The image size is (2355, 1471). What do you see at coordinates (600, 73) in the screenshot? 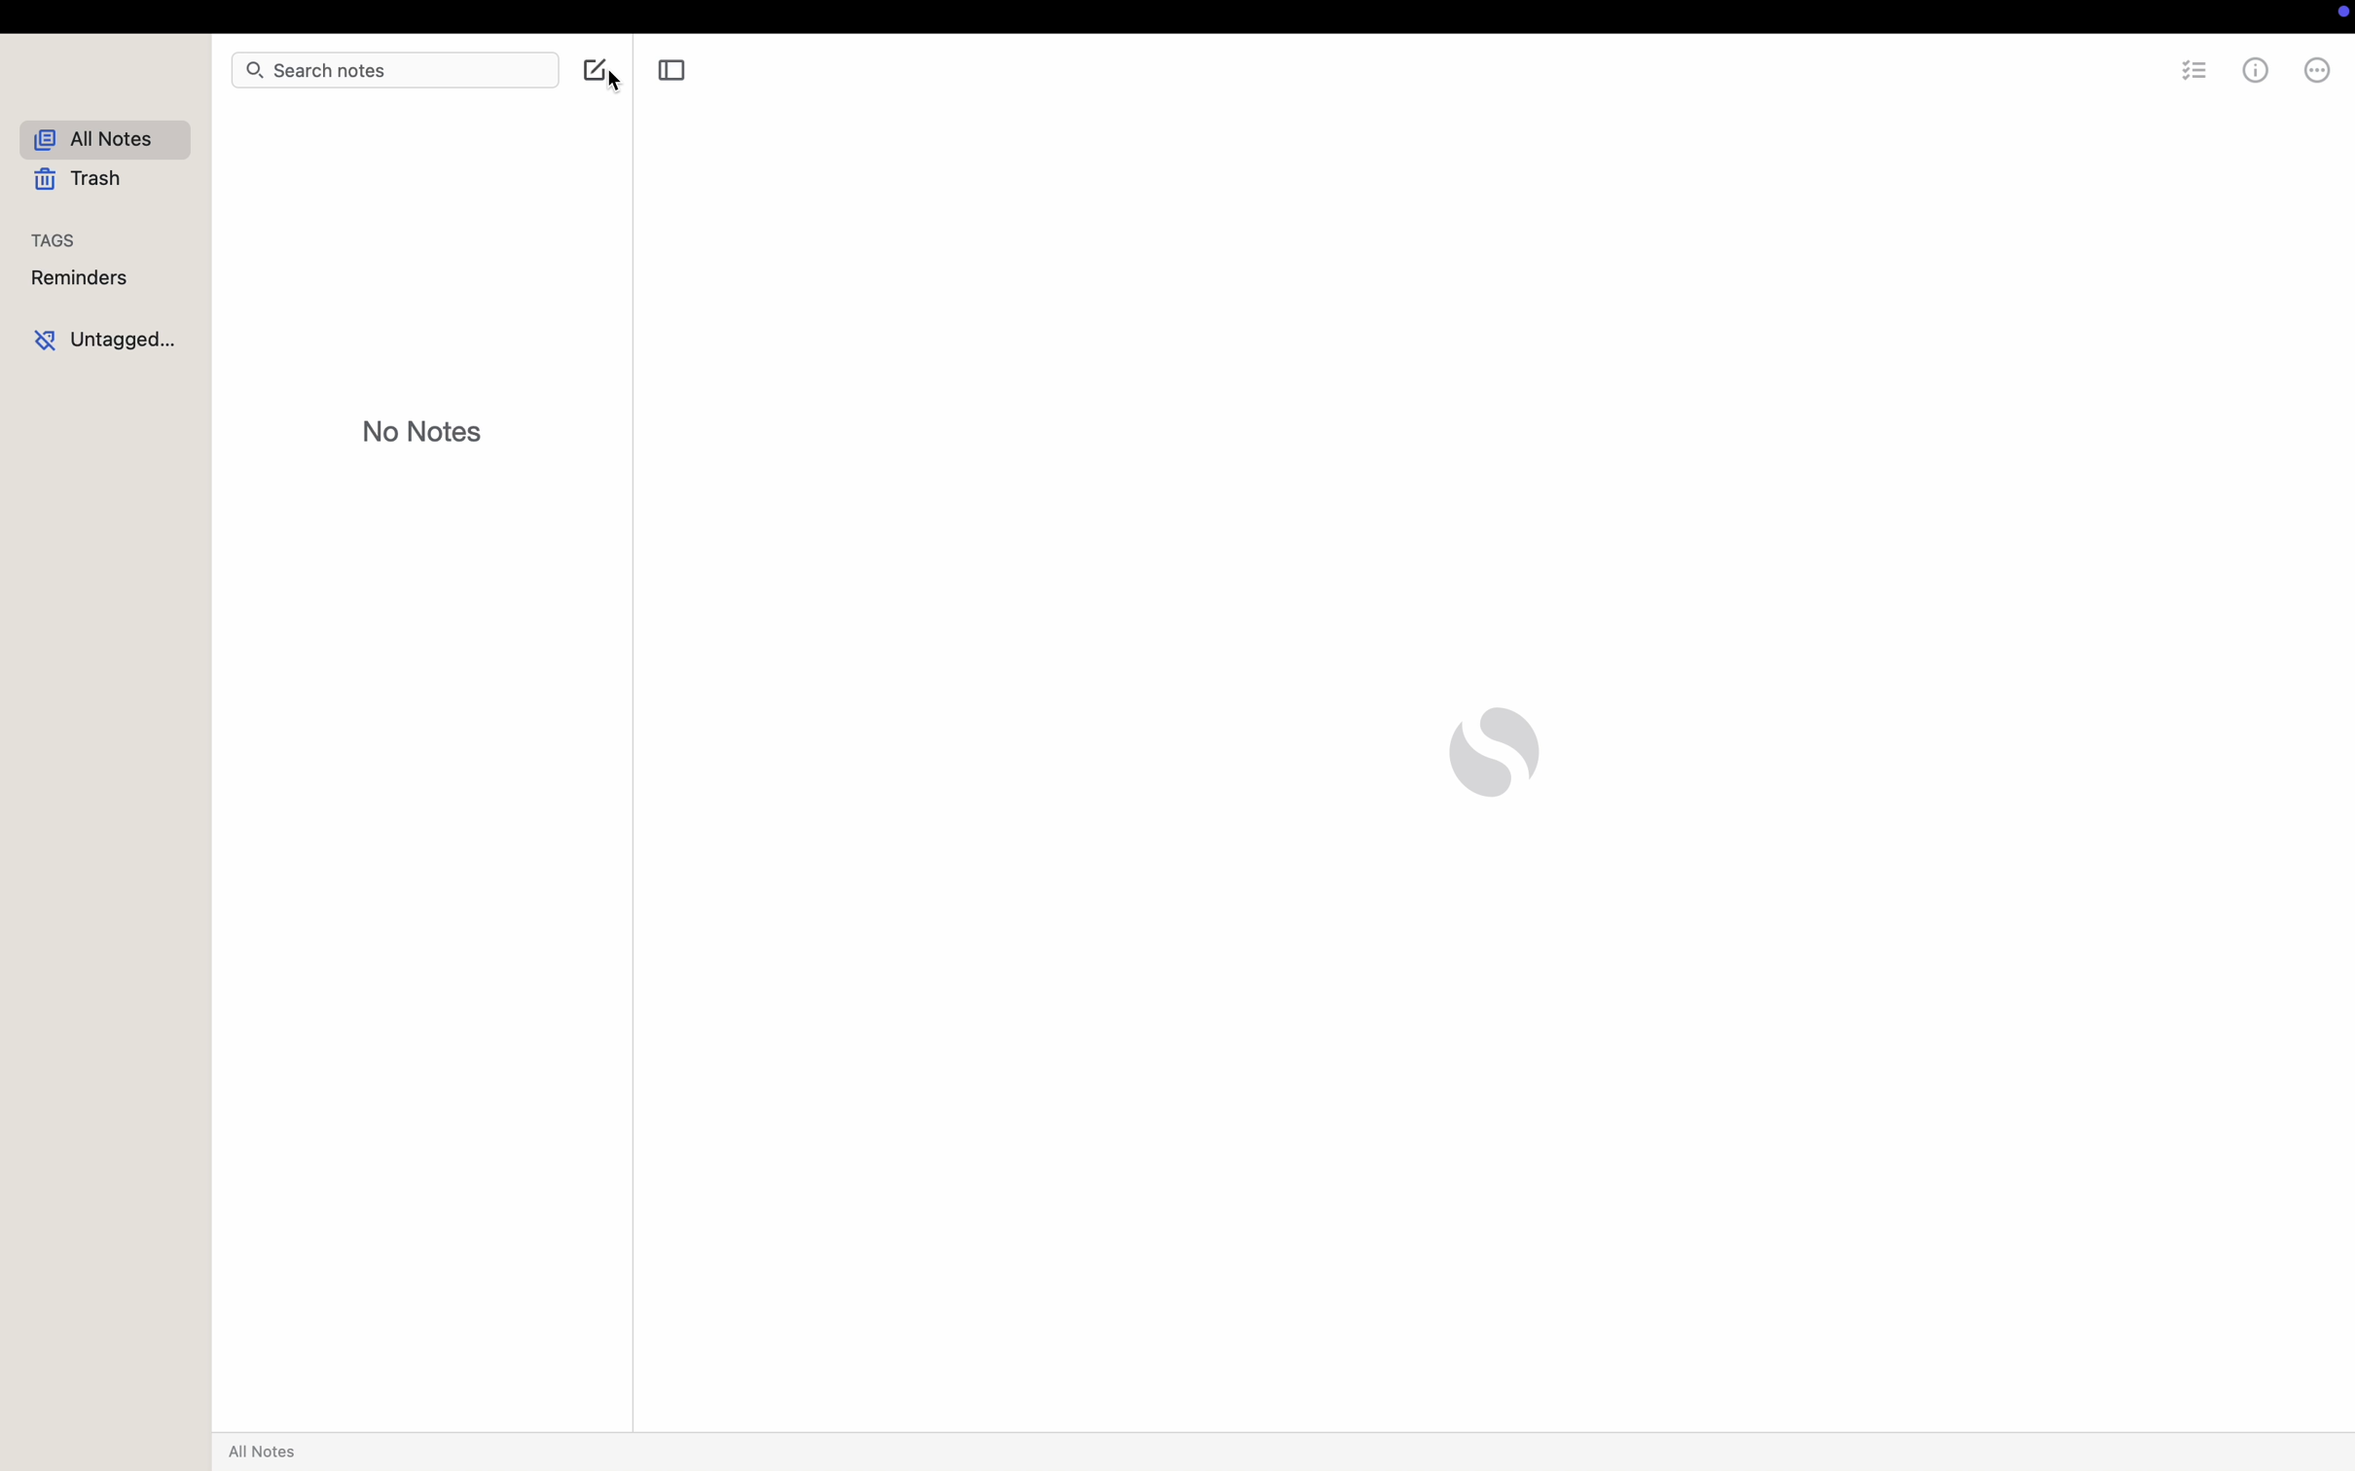
I see `click on create note` at bounding box center [600, 73].